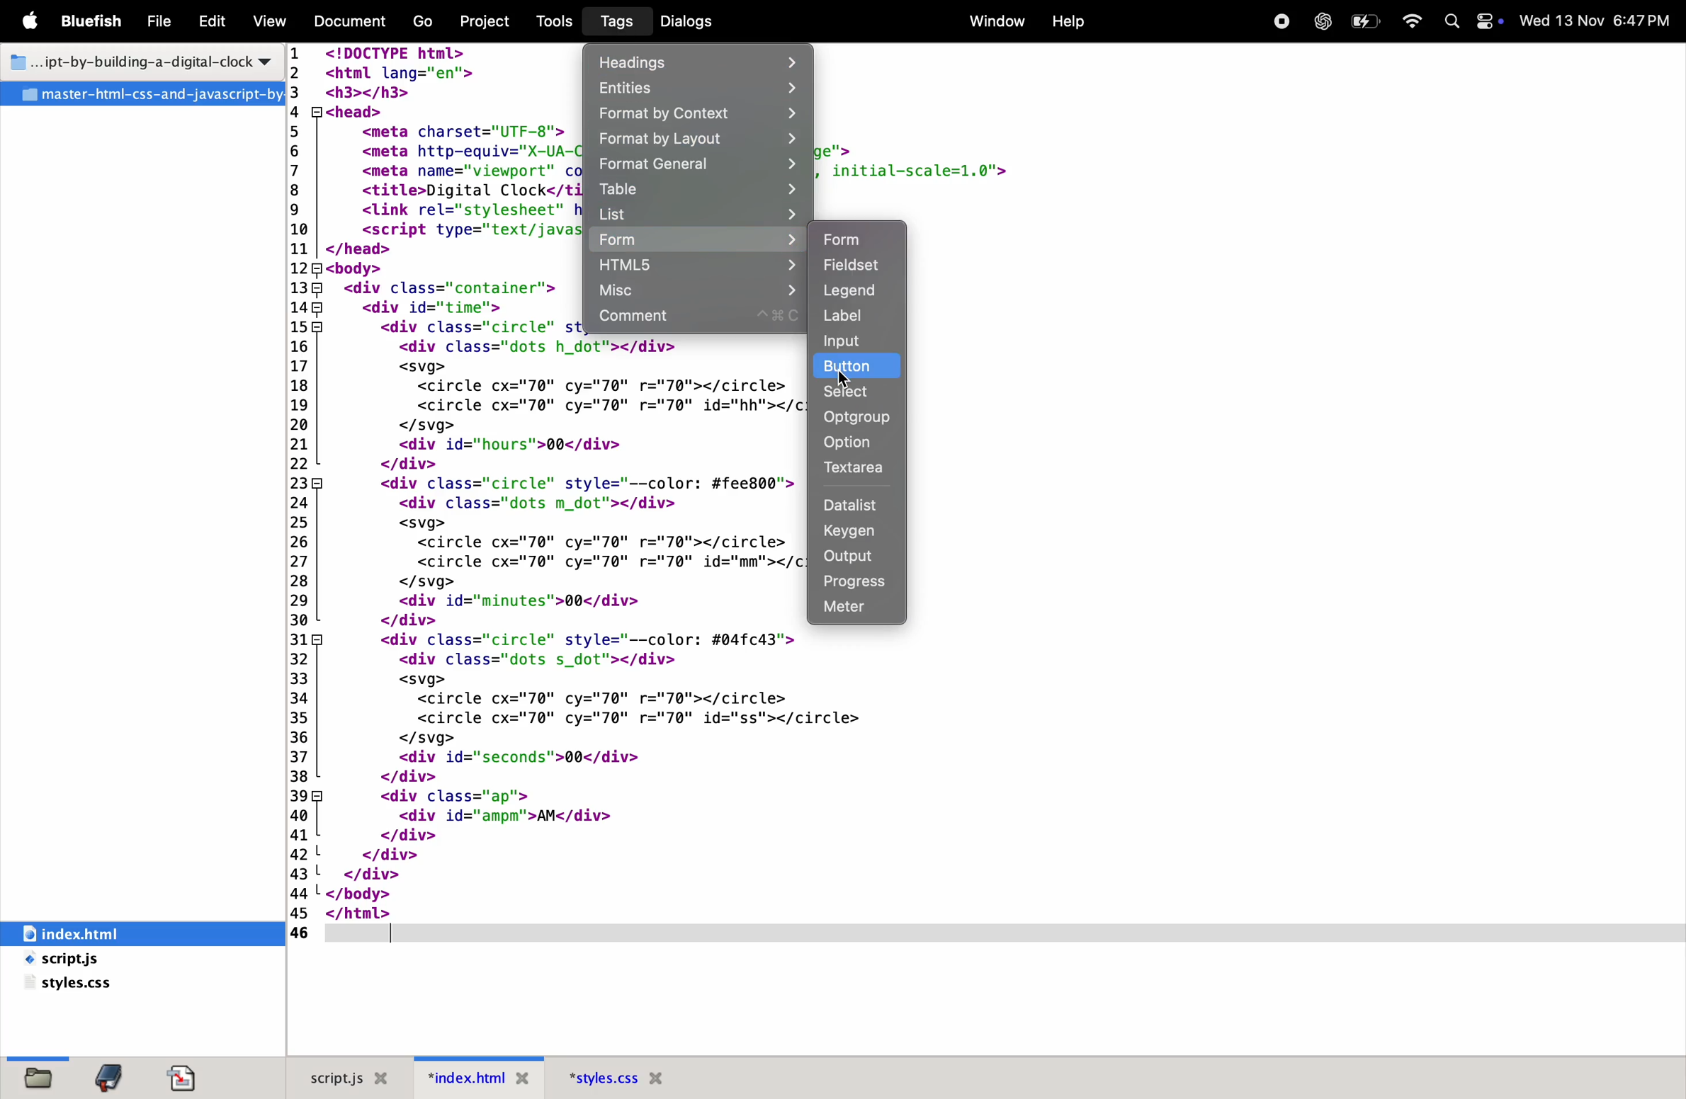  I want to click on index.html, so click(110, 933).